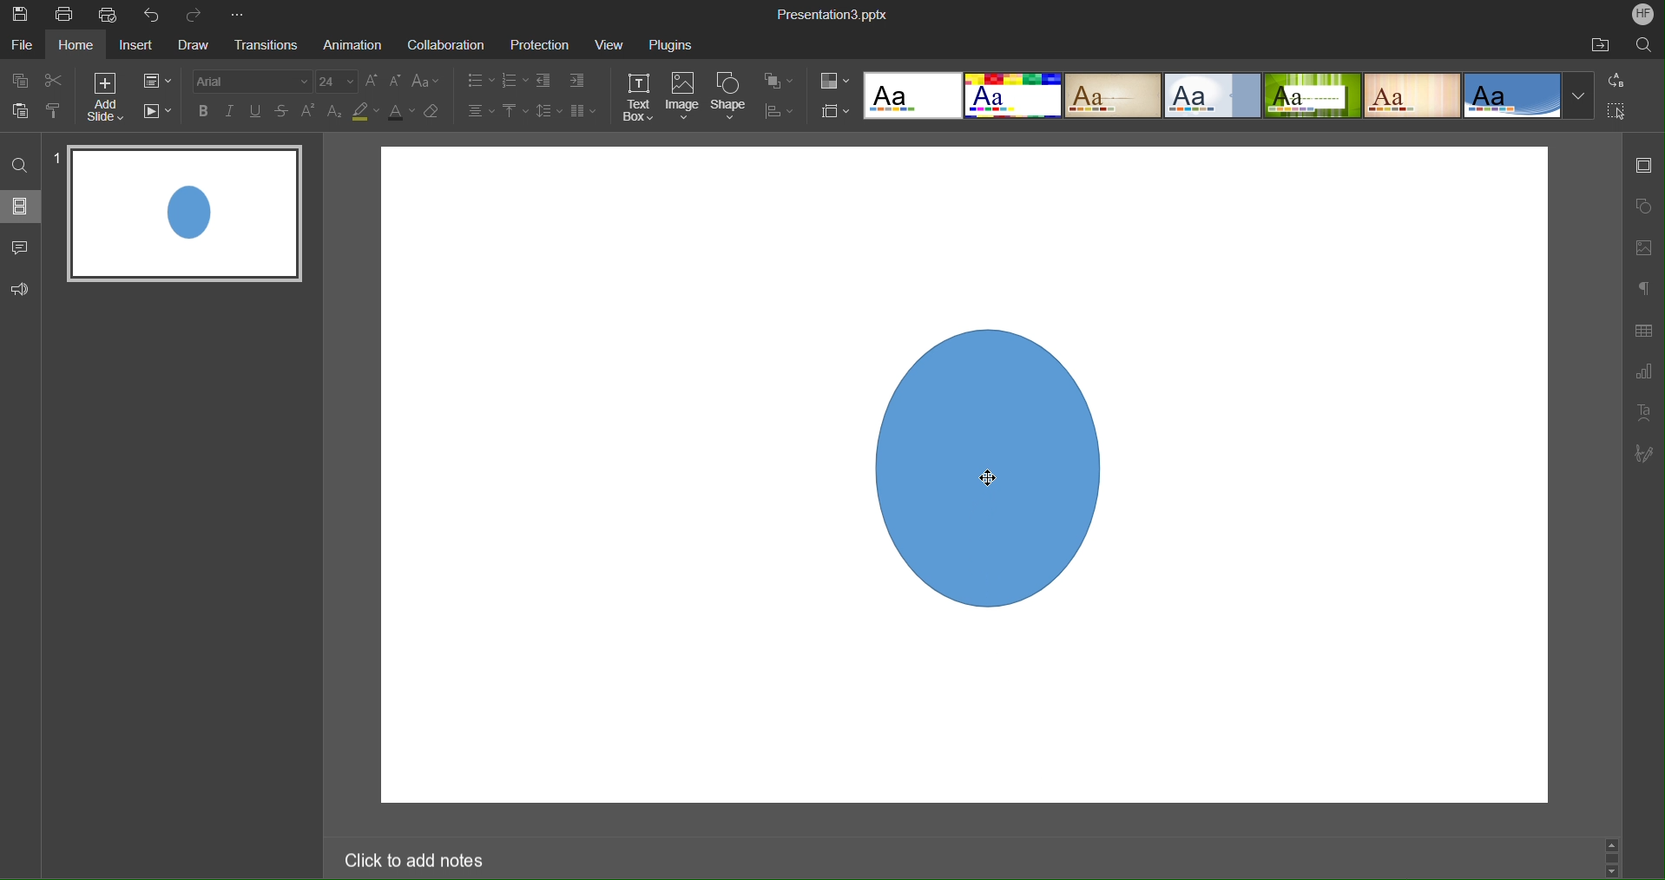 This screenshot has height=880, width=1665. What do you see at coordinates (138, 48) in the screenshot?
I see `Insert` at bounding box center [138, 48].